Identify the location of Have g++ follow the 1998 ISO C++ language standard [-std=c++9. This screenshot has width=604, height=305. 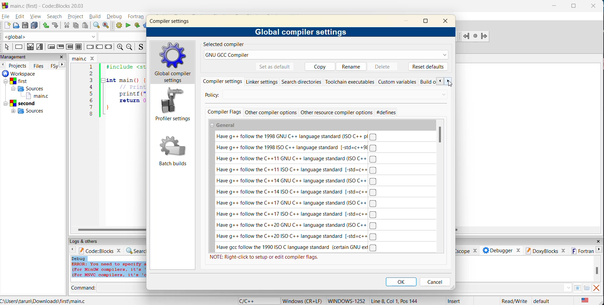
(296, 147).